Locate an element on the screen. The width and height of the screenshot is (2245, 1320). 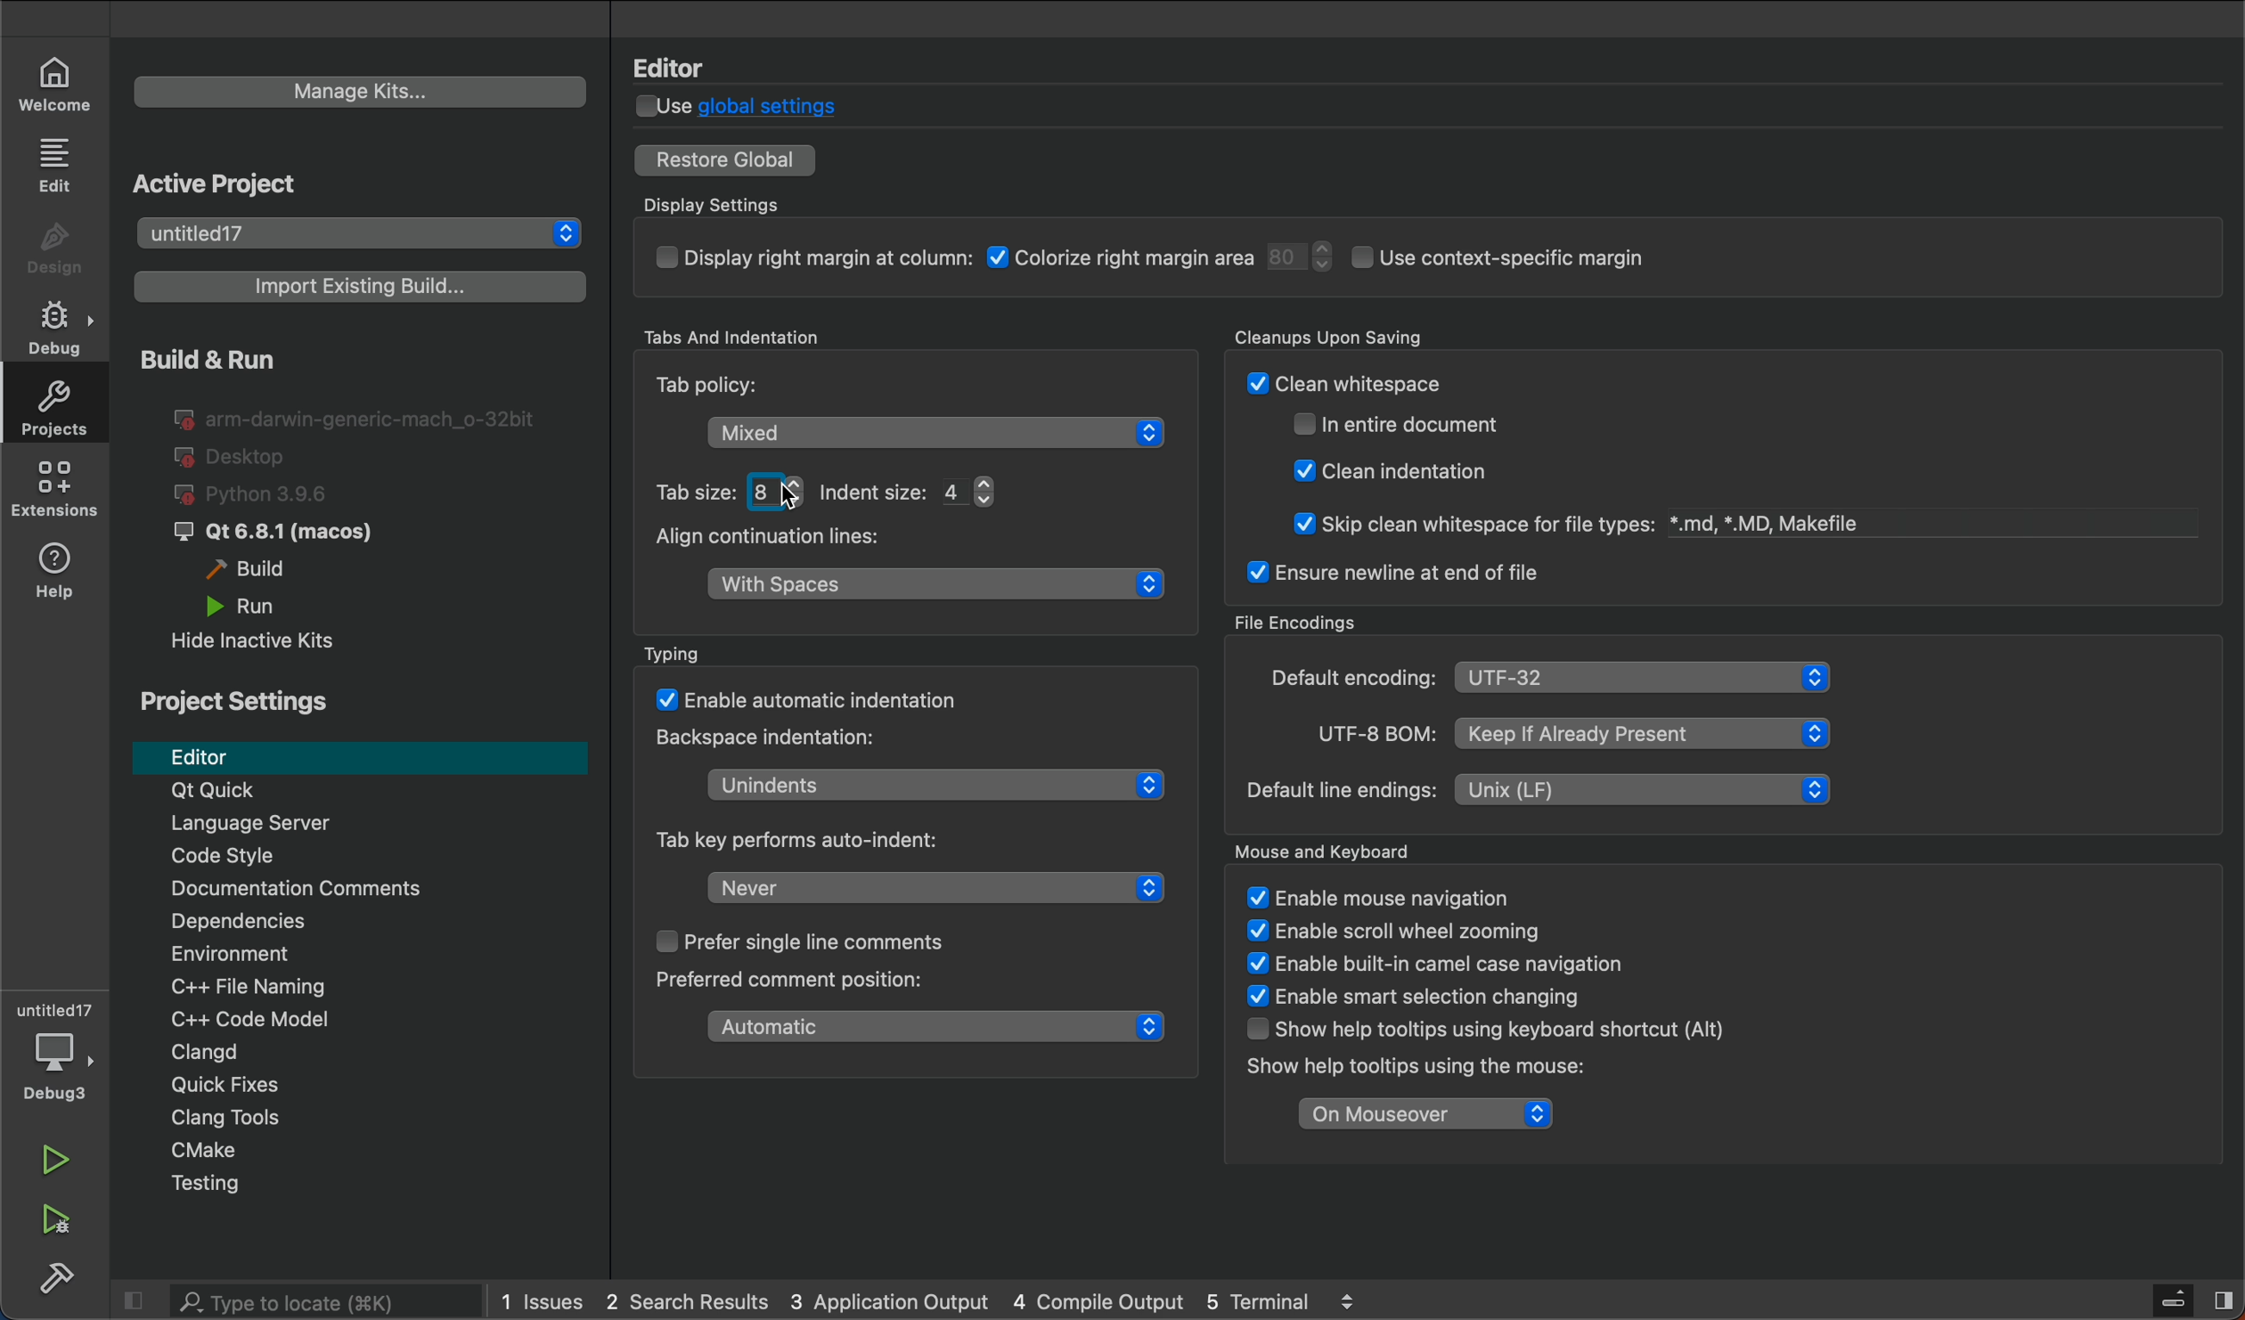
preferend comment is located at coordinates (790, 982).